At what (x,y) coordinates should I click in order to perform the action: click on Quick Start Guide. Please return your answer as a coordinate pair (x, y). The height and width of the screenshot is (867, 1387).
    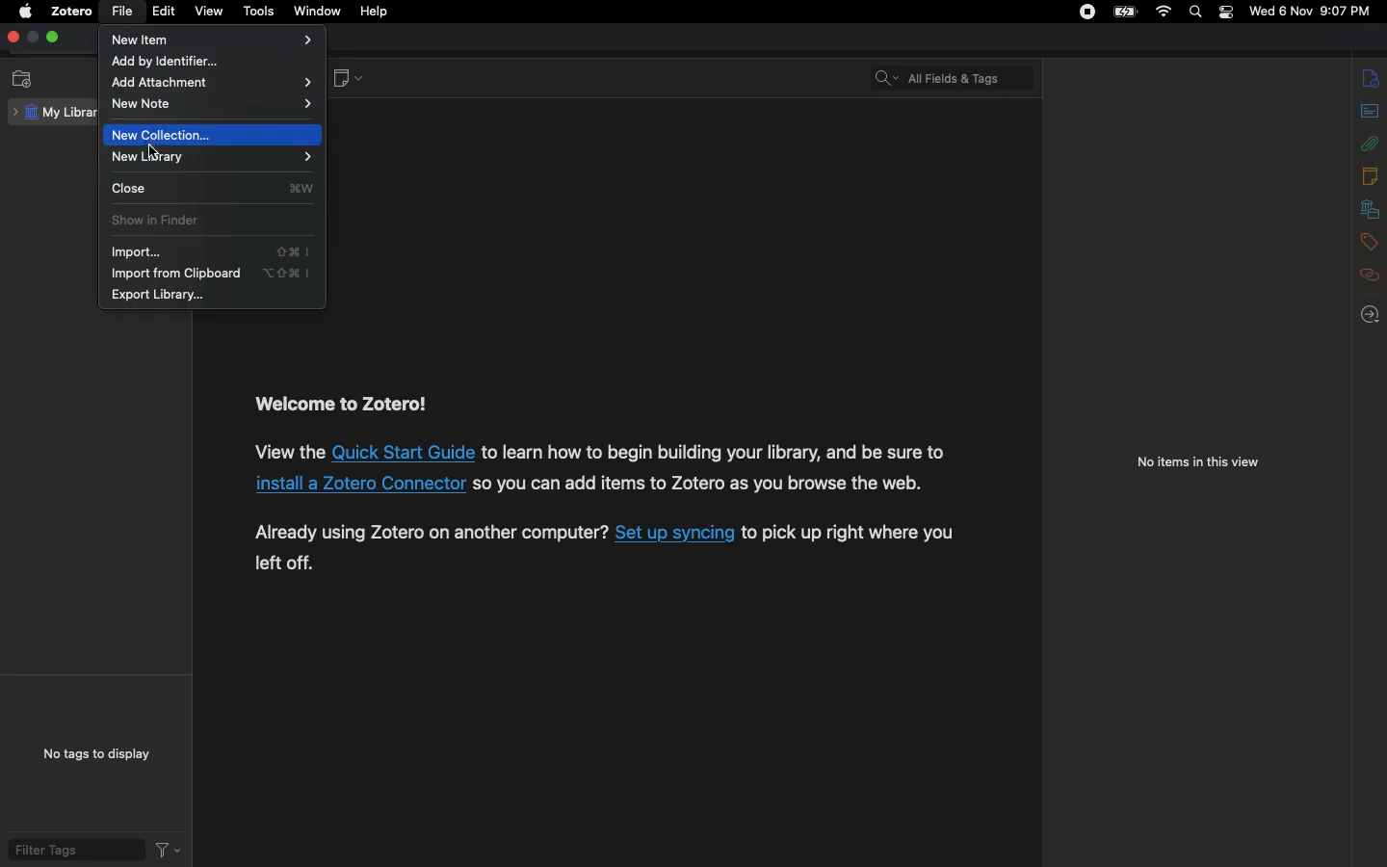
    Looking at the image, I should click on (404, 452).